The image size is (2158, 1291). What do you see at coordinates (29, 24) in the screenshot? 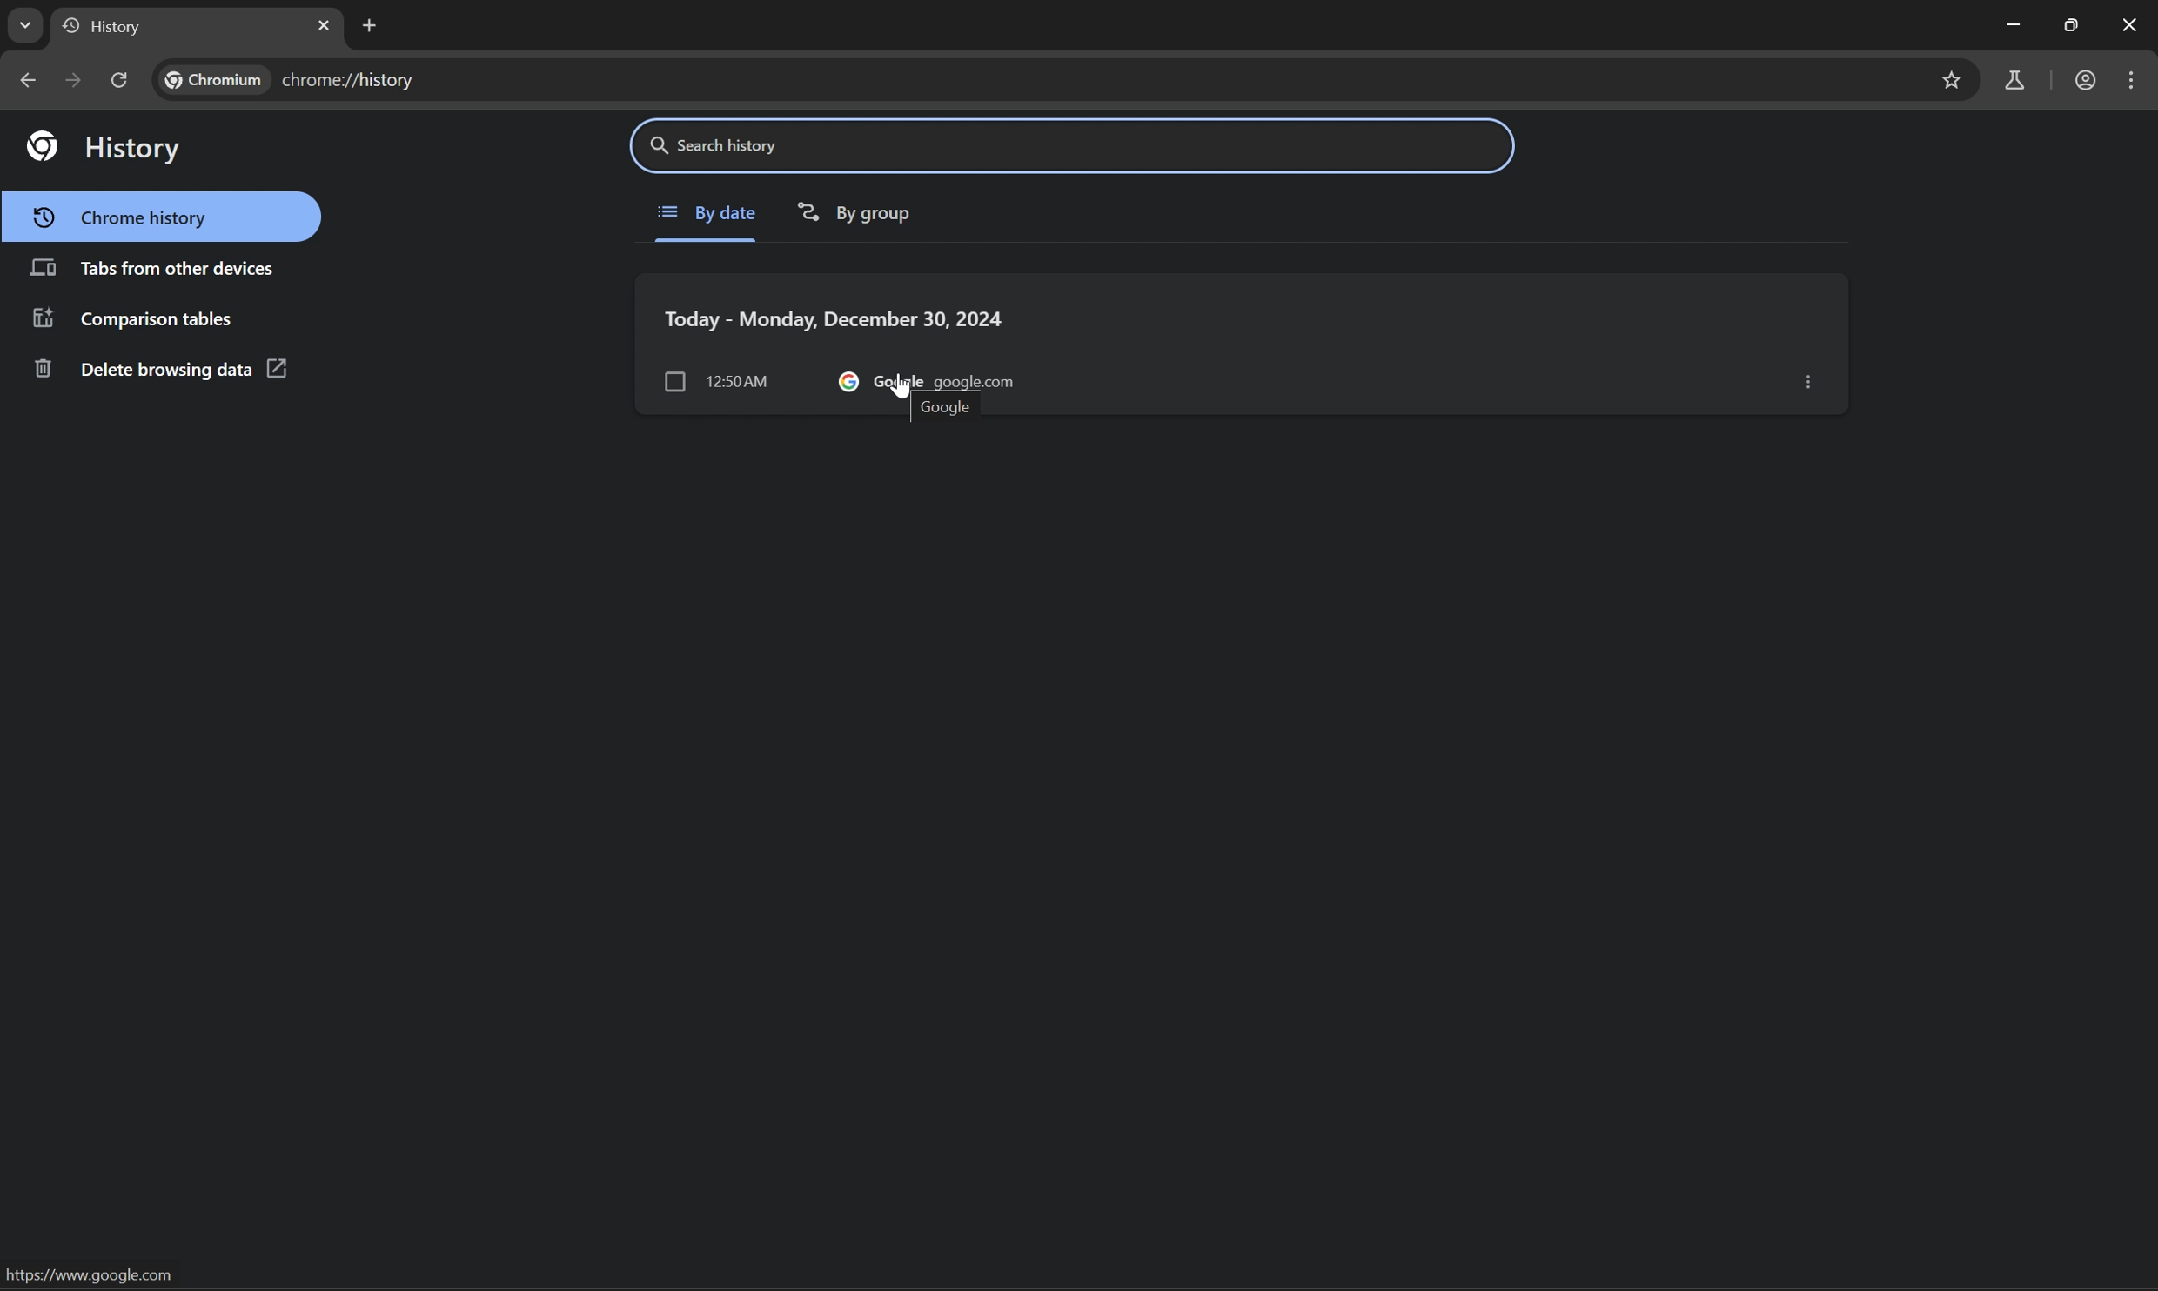
I see `drop down` at bounding box center [29, 24].